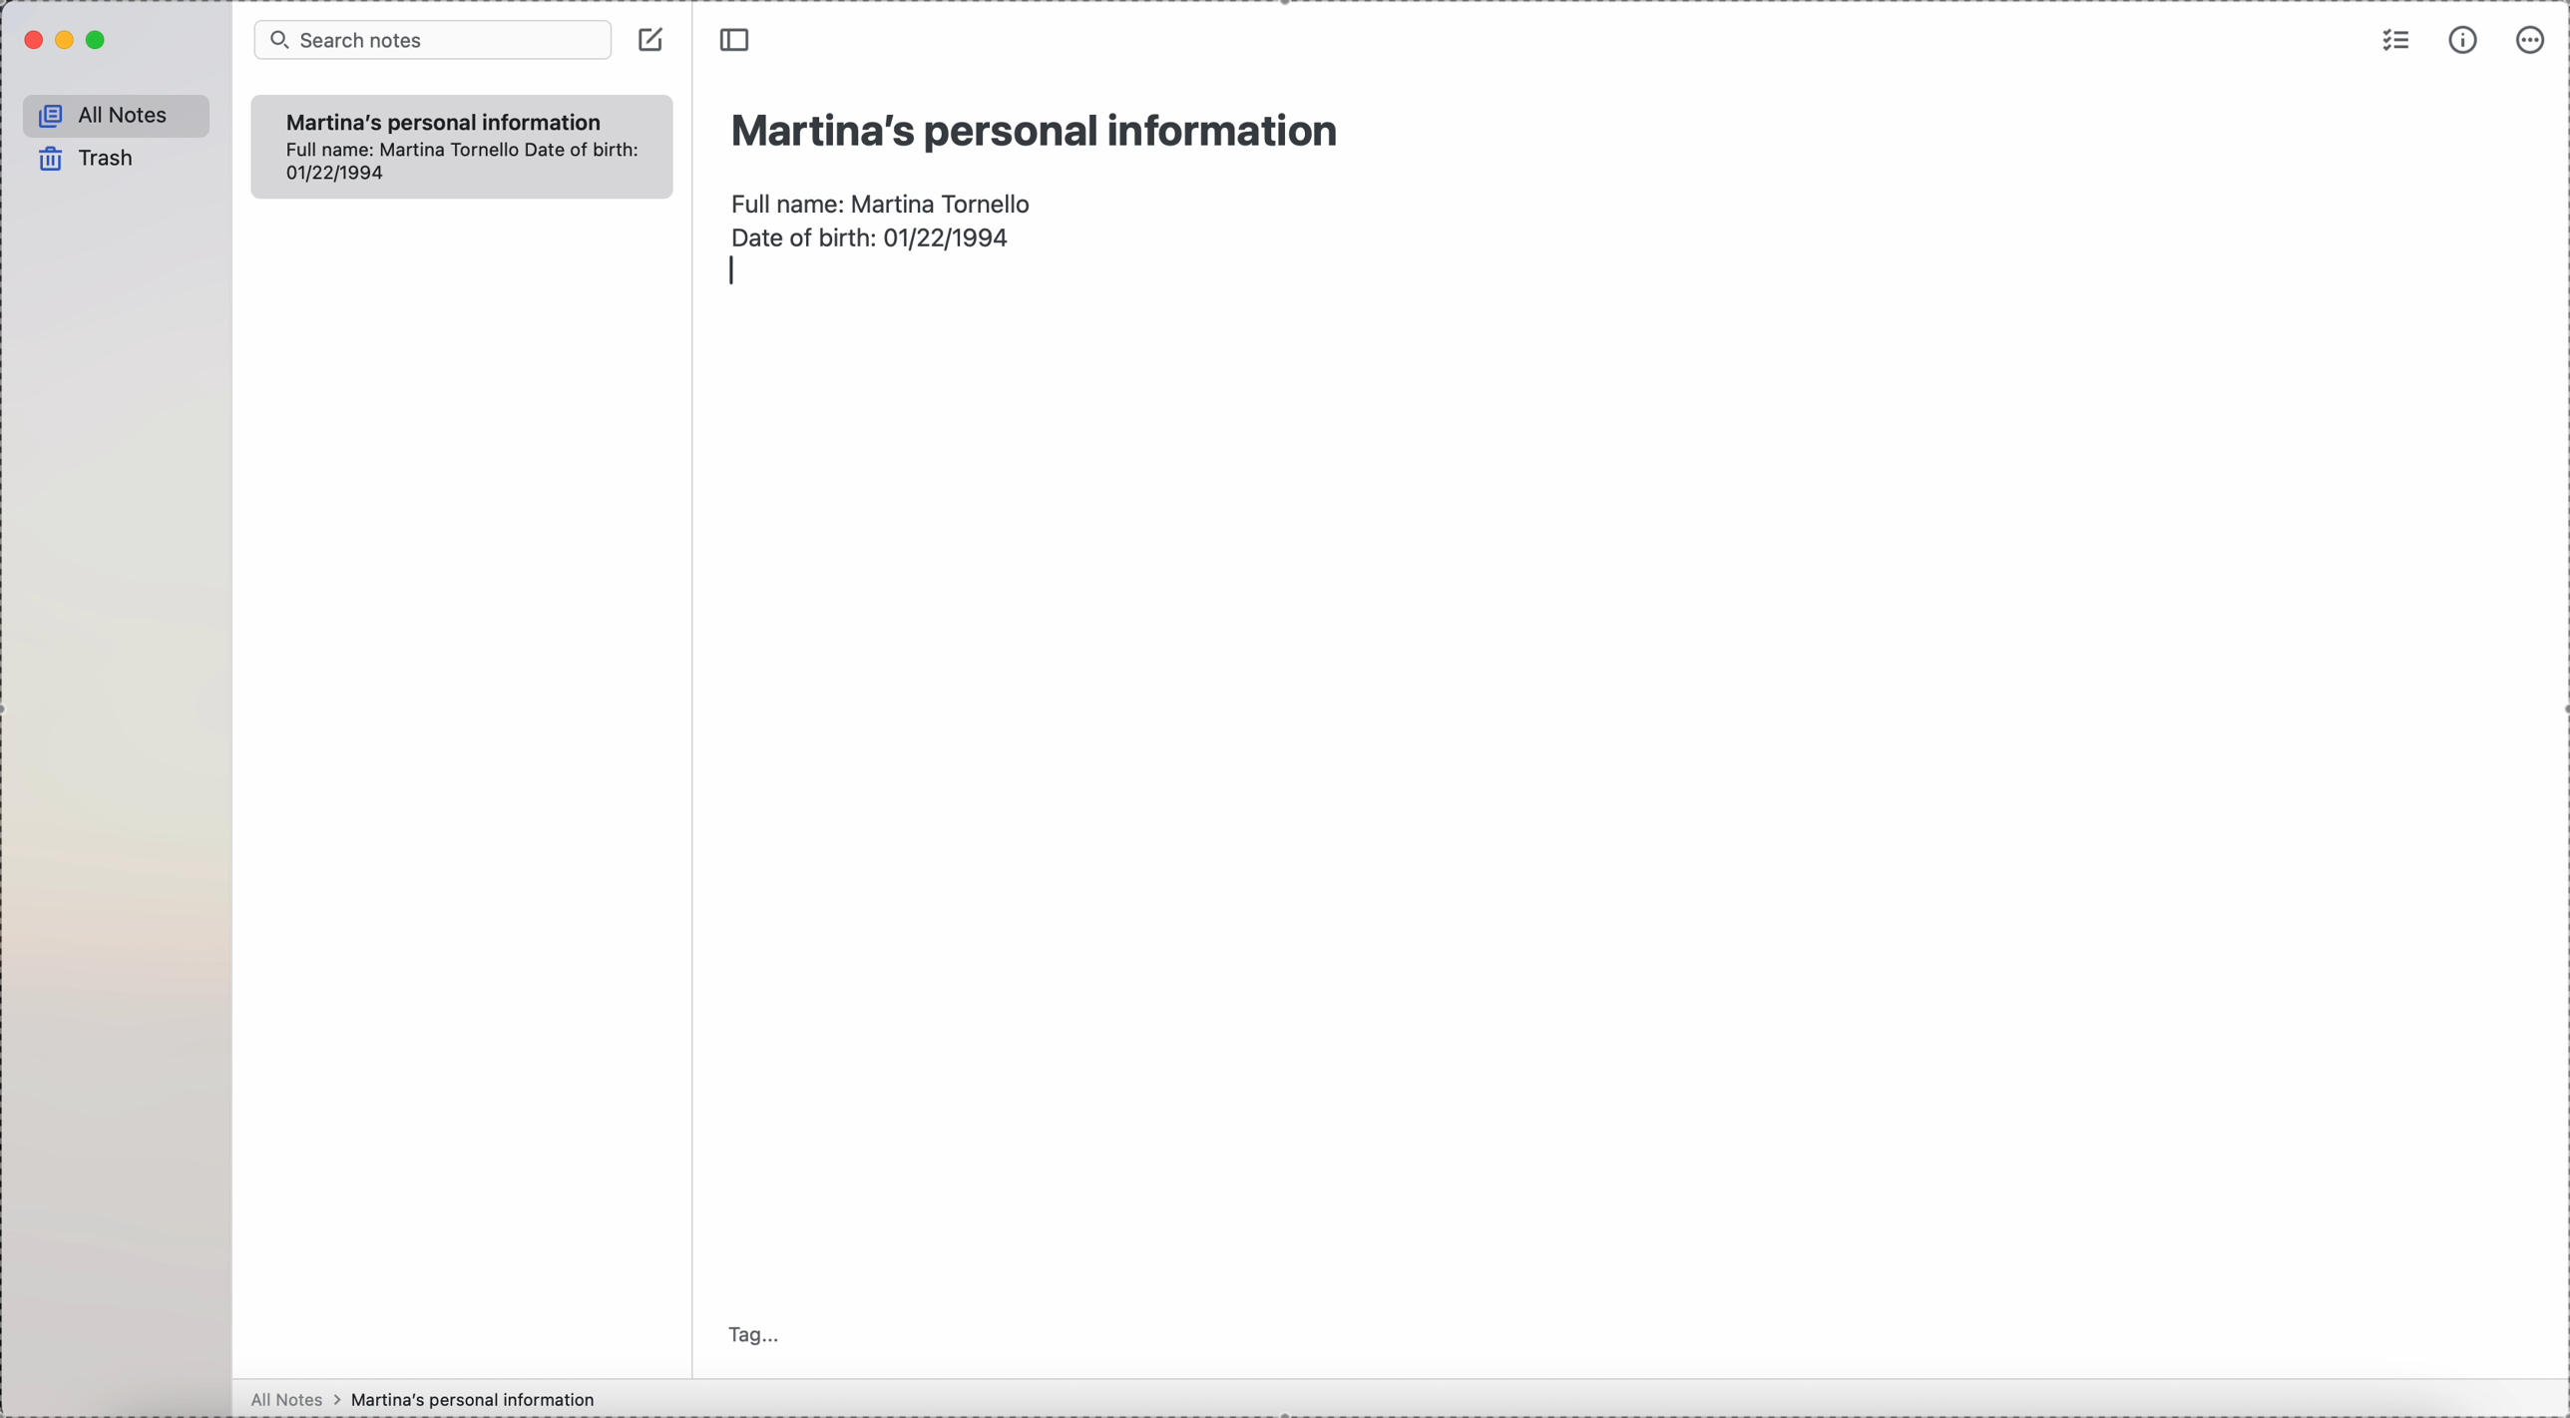  I want to click on minimize Simplenote, so click(69, 40).